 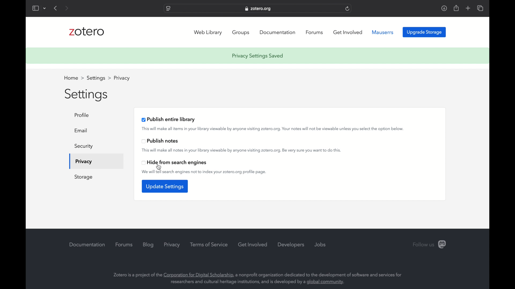 What do you see at coordinates (67, 8) in the screenshot?
I see `next` at bounding box center [67, 8].